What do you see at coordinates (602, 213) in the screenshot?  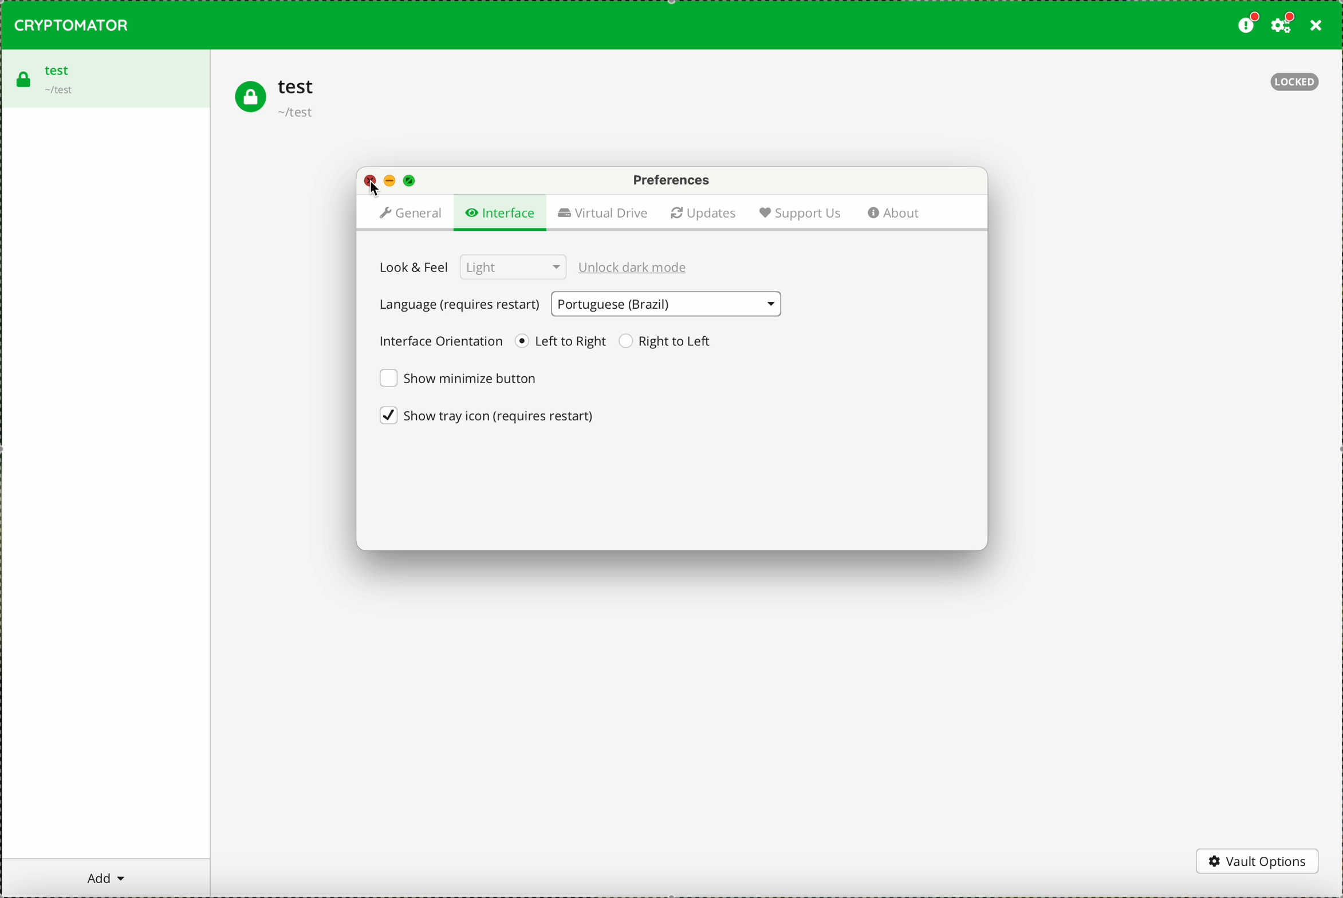 I see `virtual drive` at bounding box center [602, 213].